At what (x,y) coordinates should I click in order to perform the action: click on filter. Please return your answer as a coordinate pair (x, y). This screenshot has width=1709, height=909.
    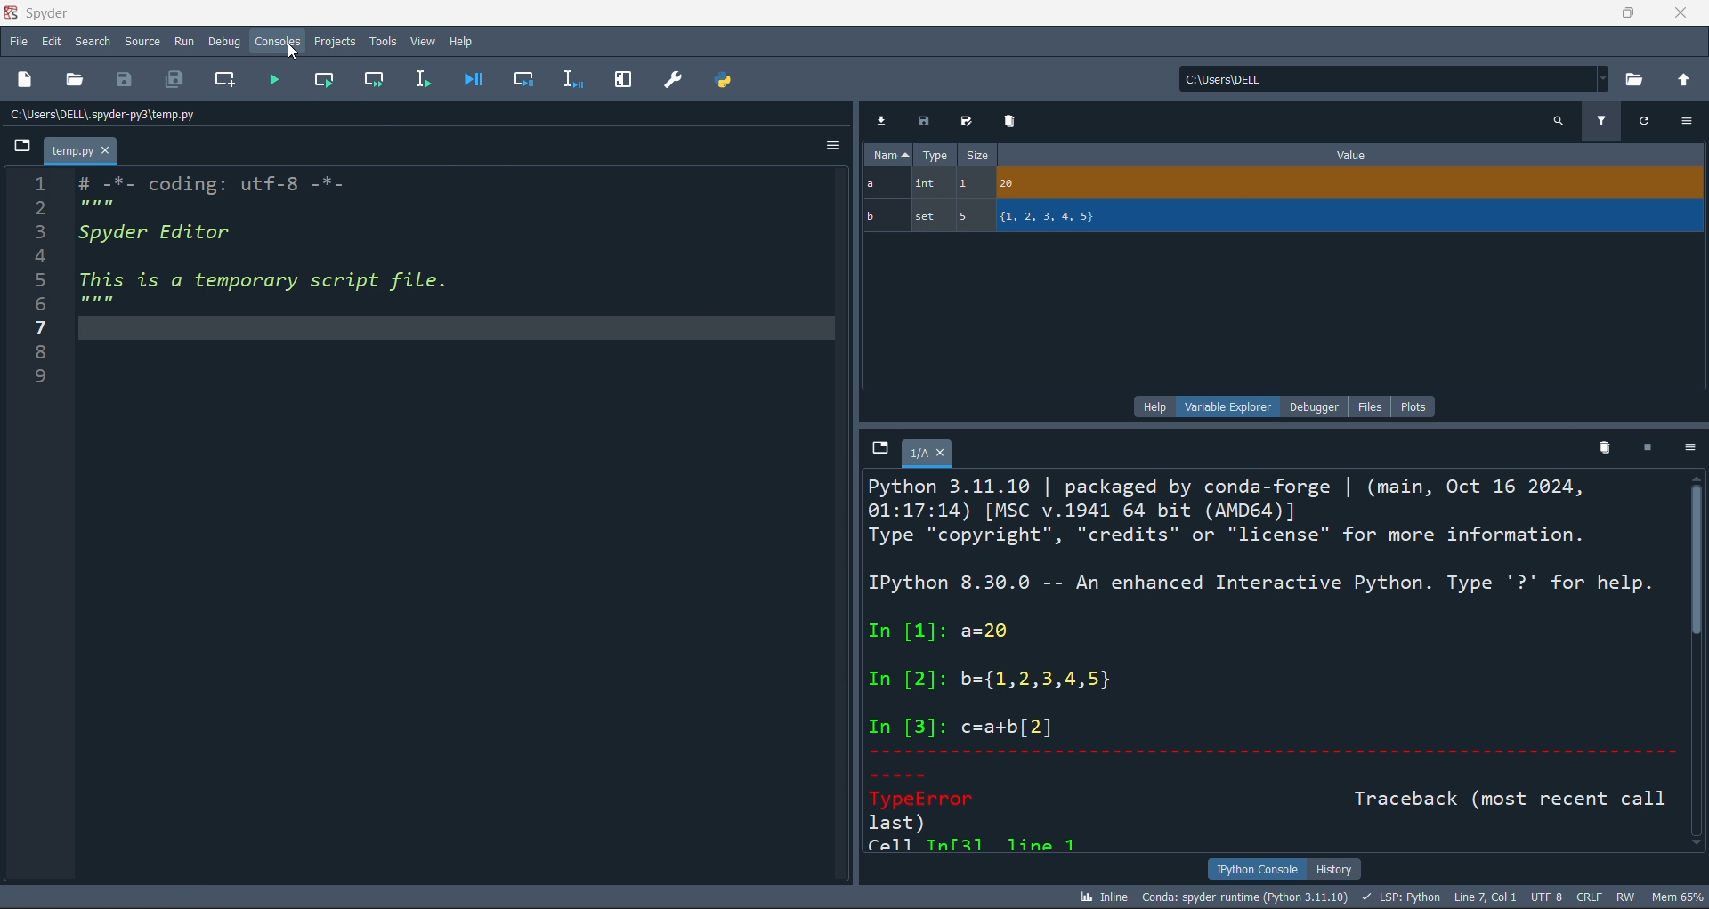
    Looking at the image, I should click on (1597, 123).